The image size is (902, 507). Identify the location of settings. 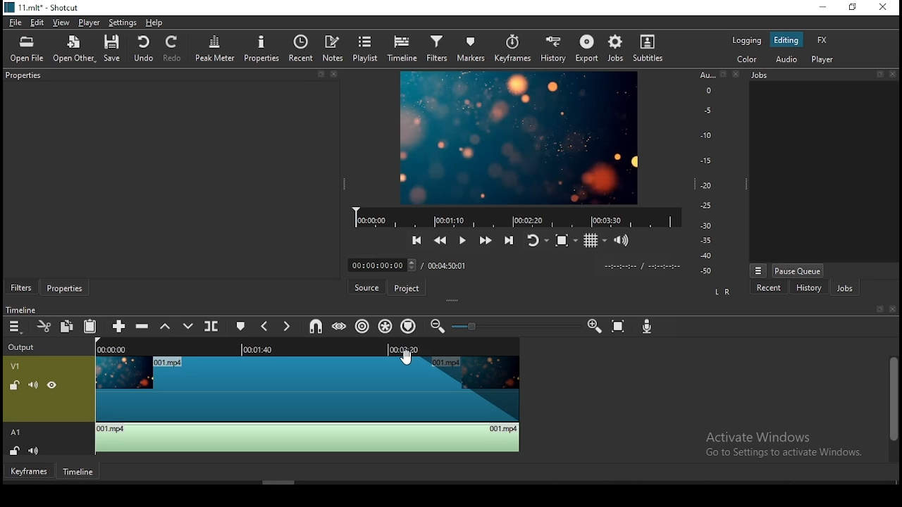
(123, 22).